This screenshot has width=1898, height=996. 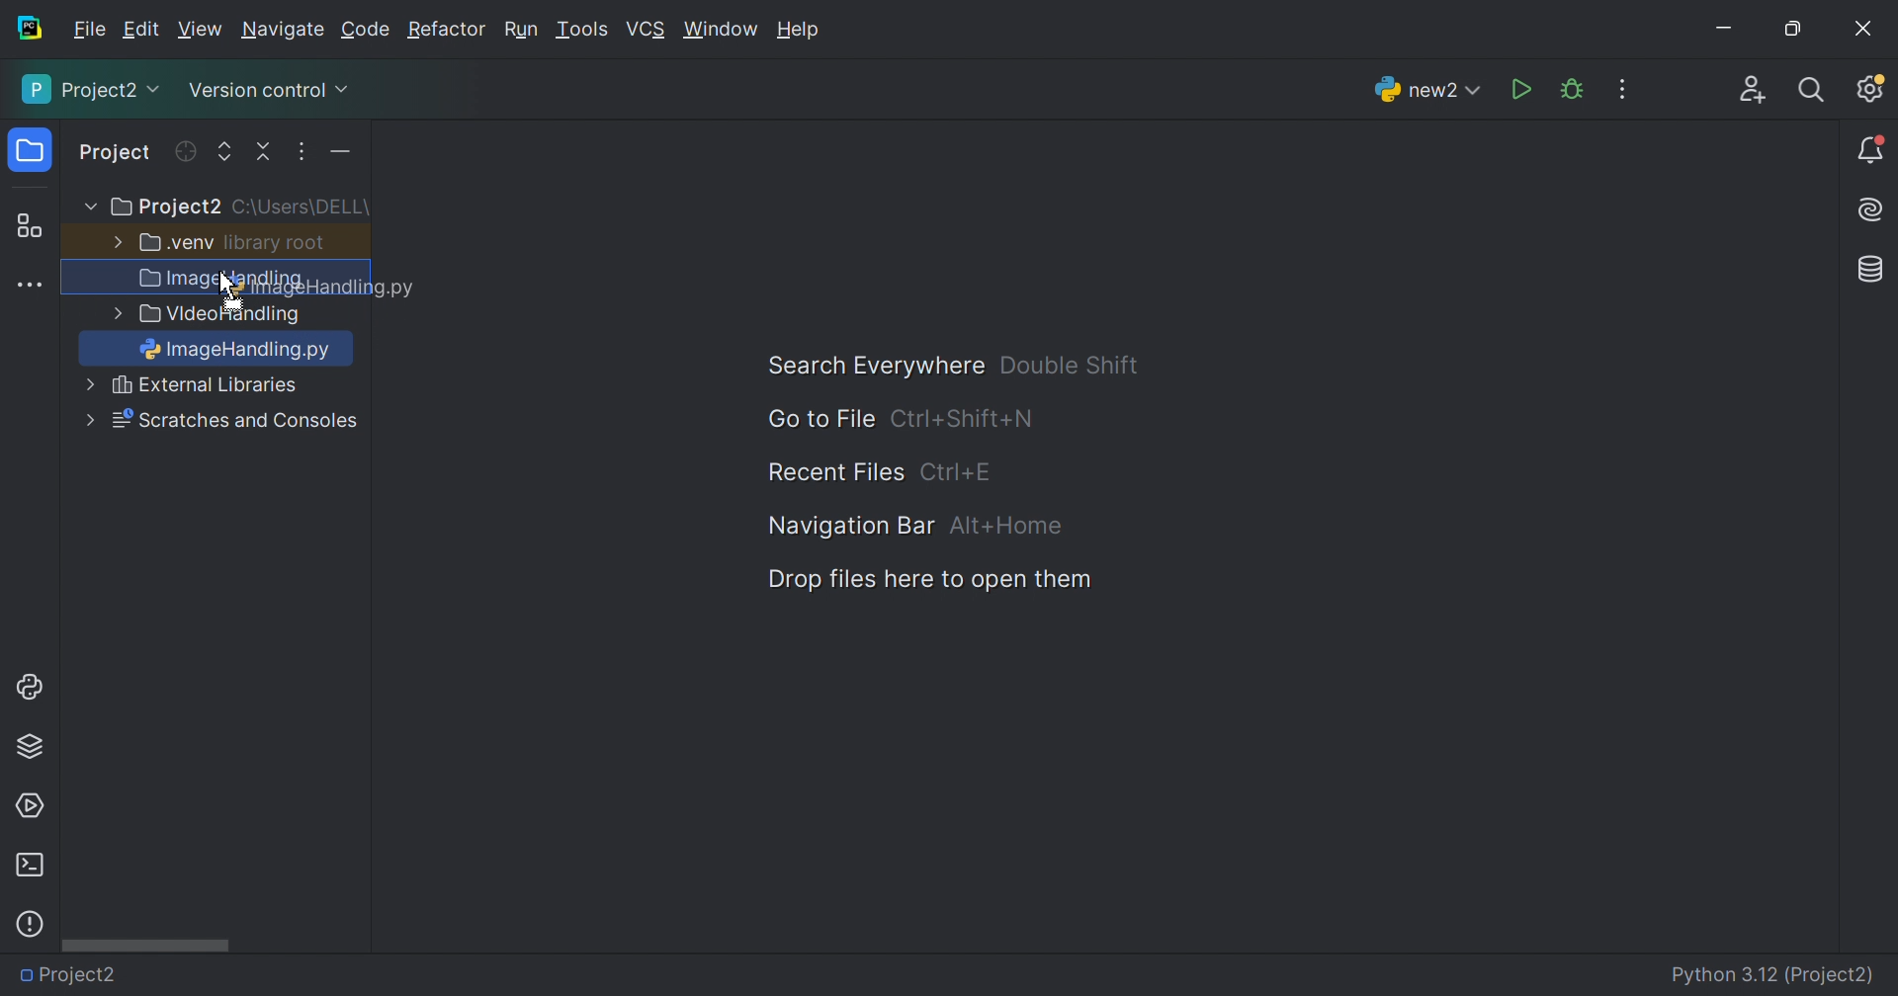 I want to click on Python 3.12 (Project2), so click(x=1774, y=976).